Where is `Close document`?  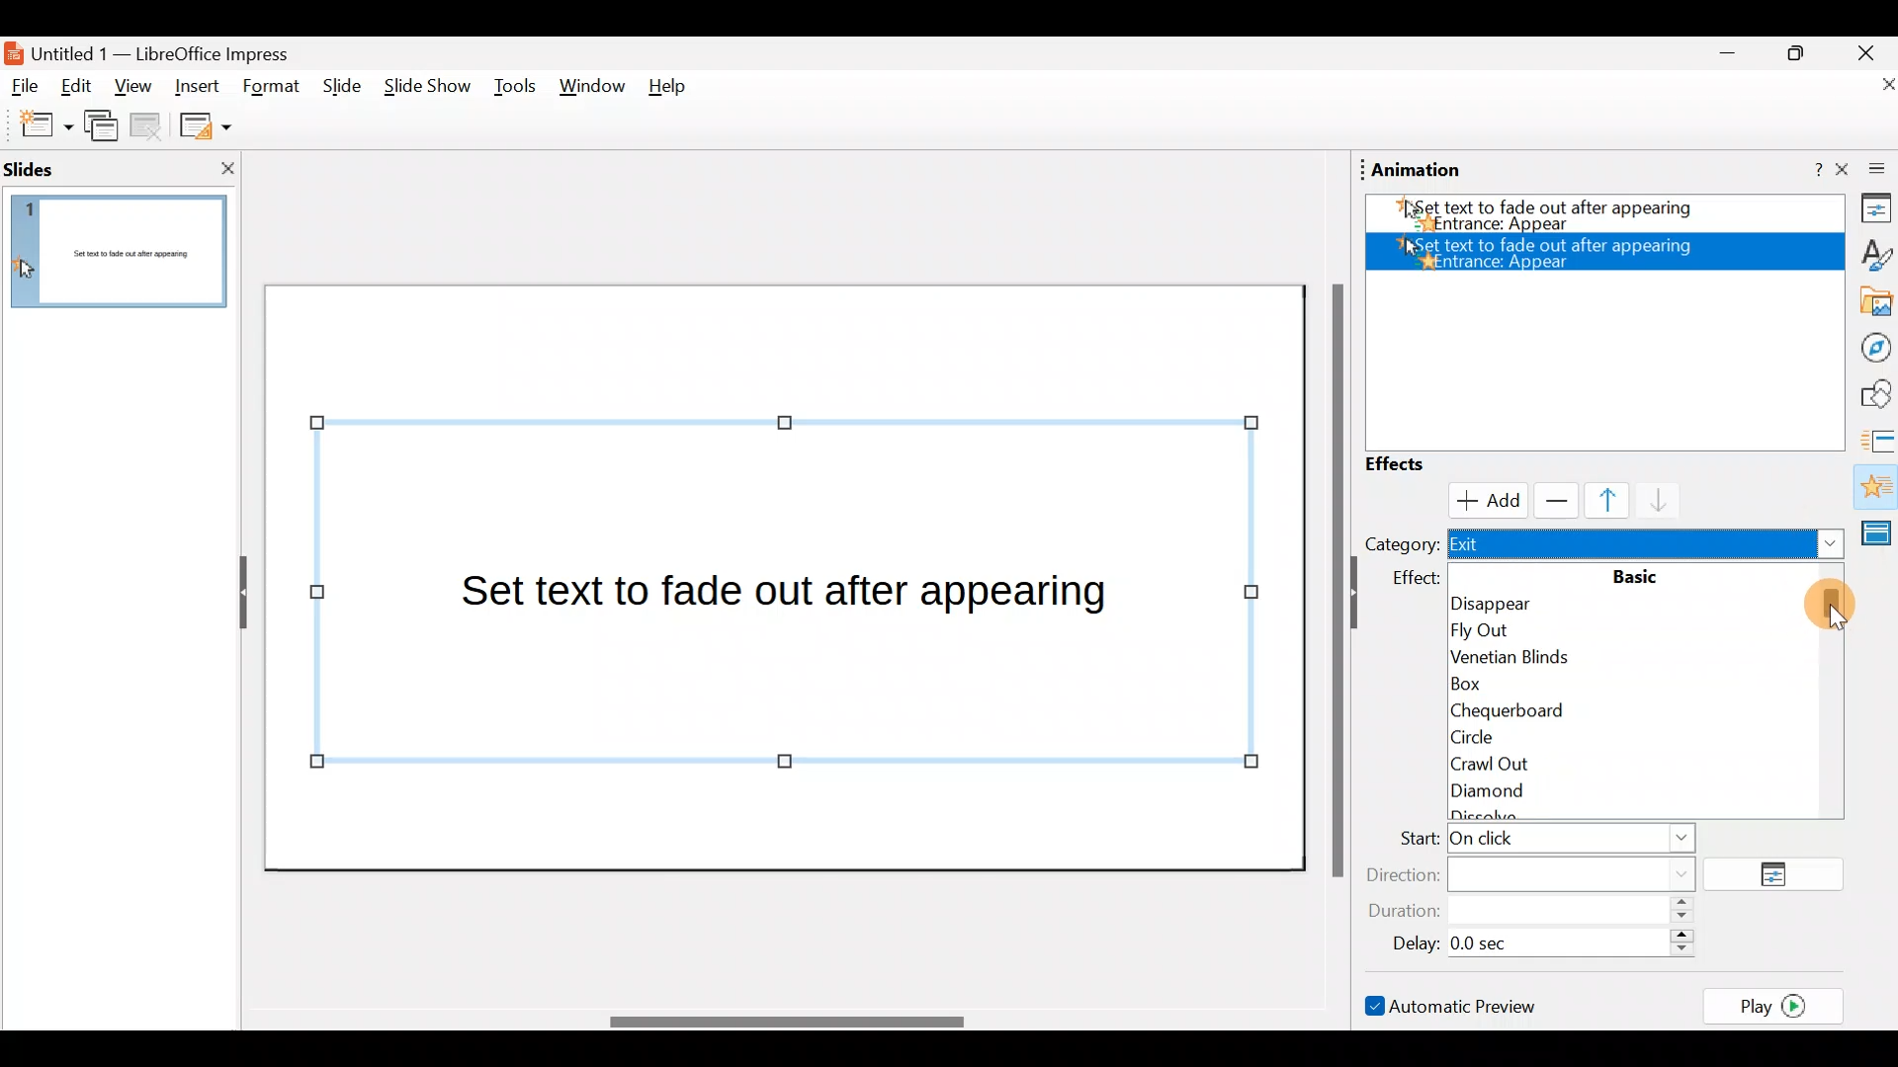
Close document is located at coordinates (1868, 86).